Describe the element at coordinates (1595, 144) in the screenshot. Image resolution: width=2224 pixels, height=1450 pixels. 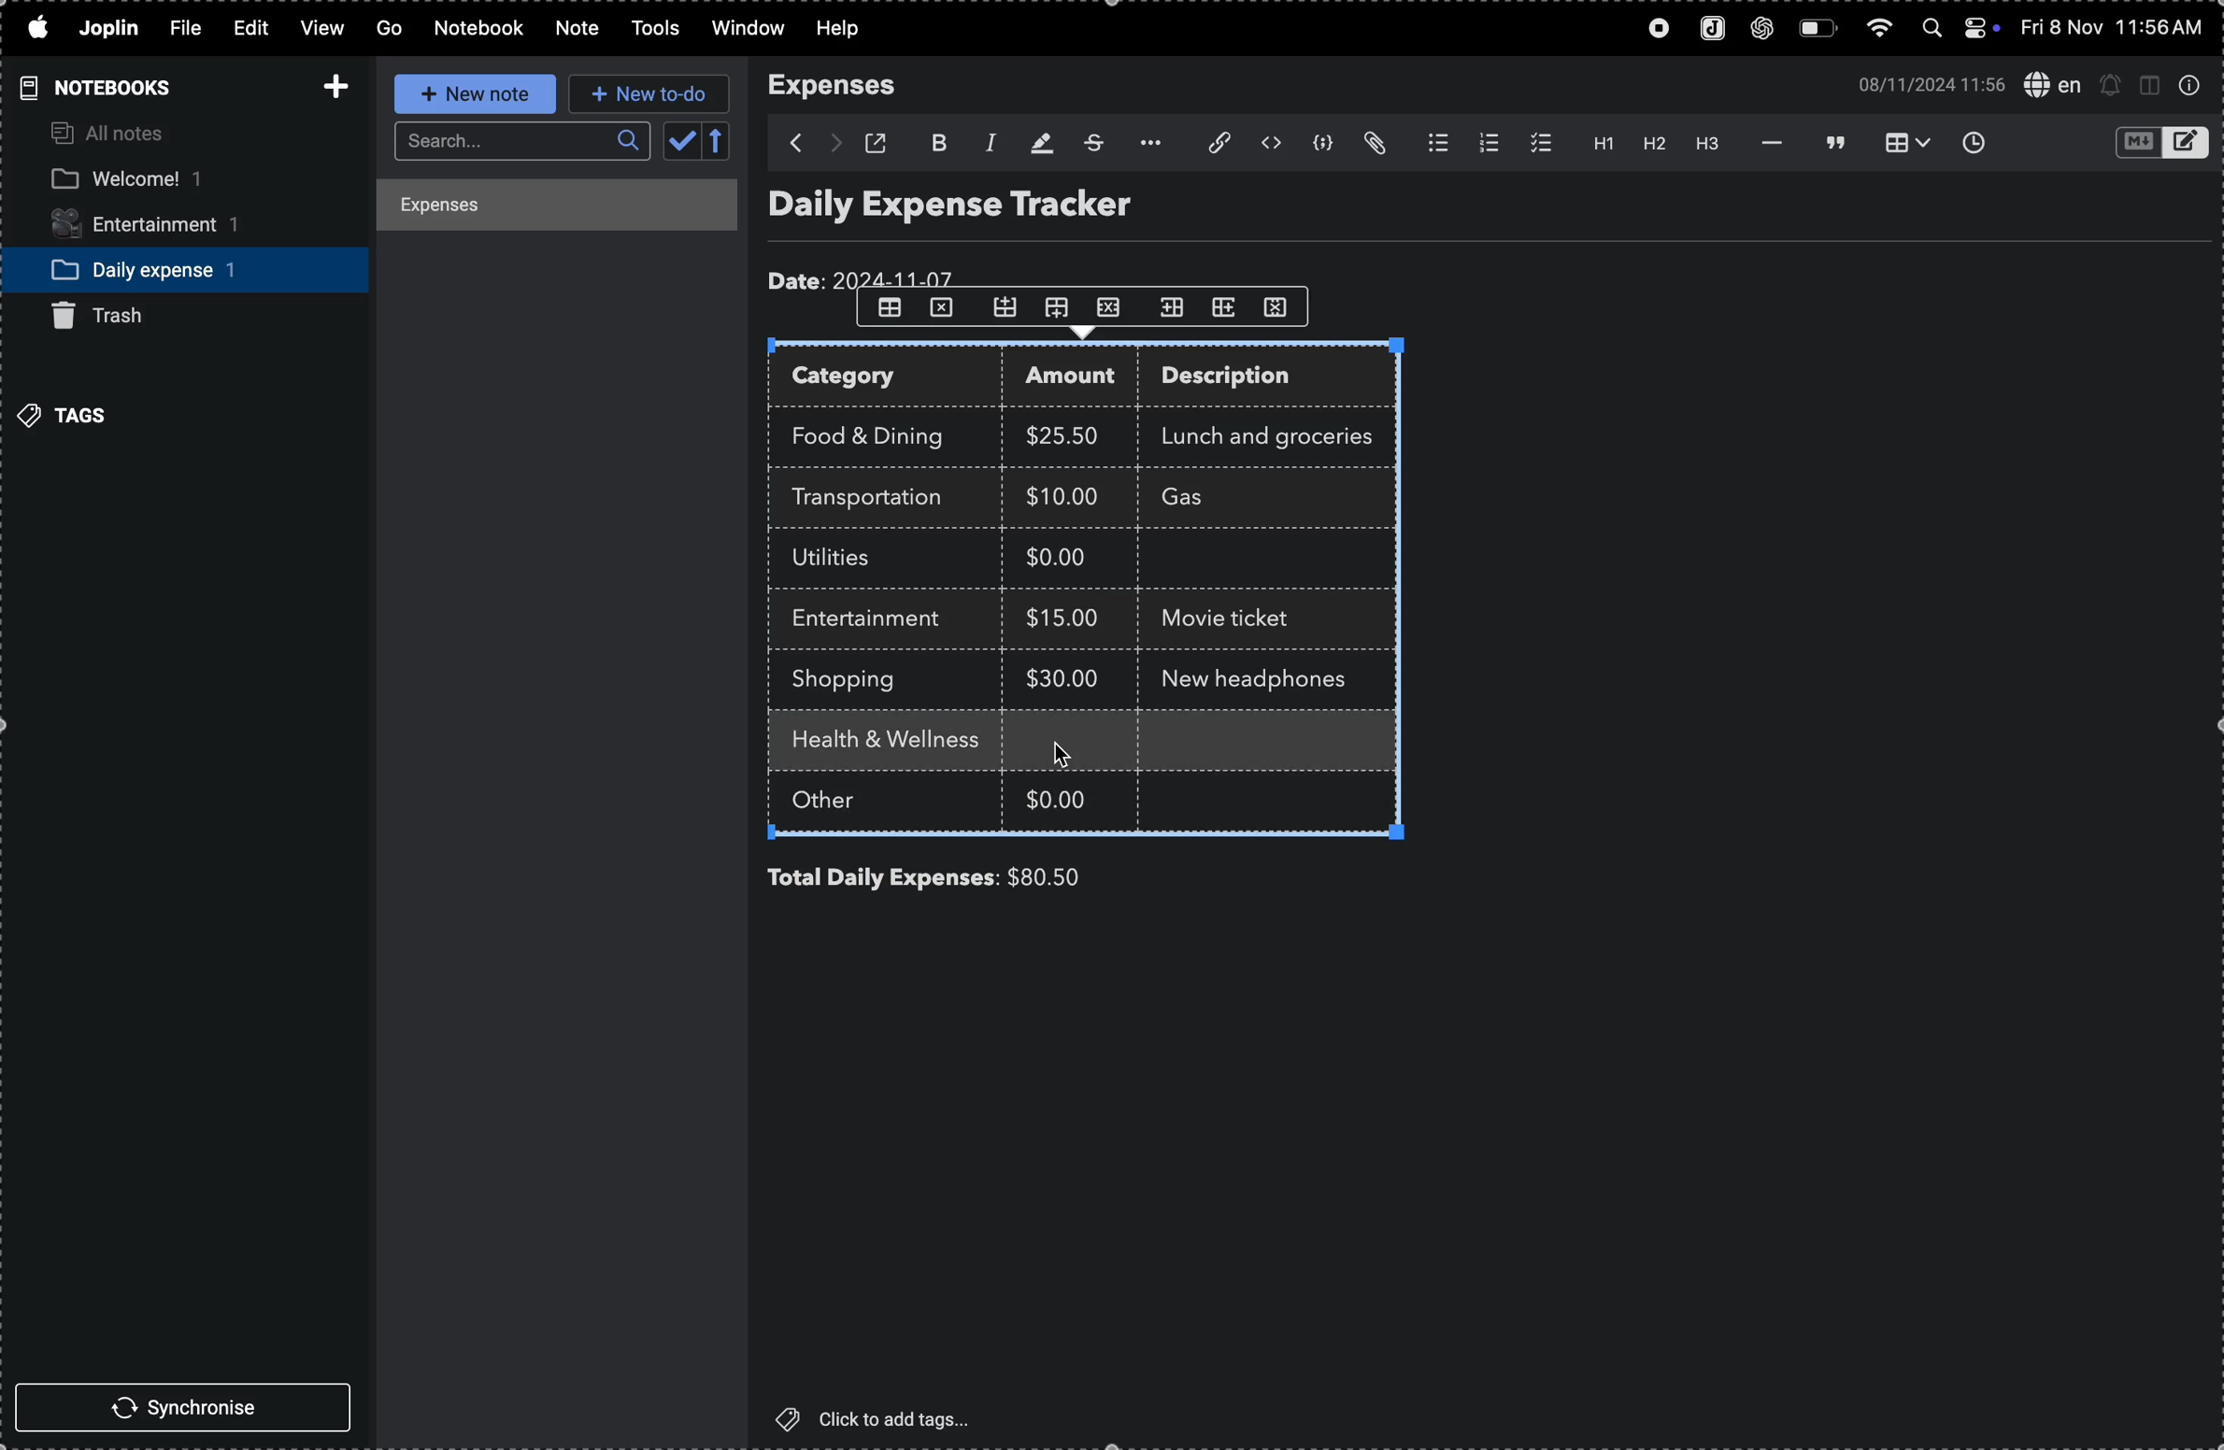
I see `heading 1` at that location.